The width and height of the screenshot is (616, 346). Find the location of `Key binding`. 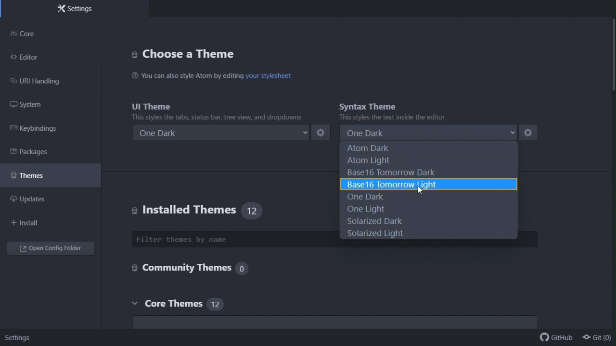

Key binding is located at coordinates (36, 129).